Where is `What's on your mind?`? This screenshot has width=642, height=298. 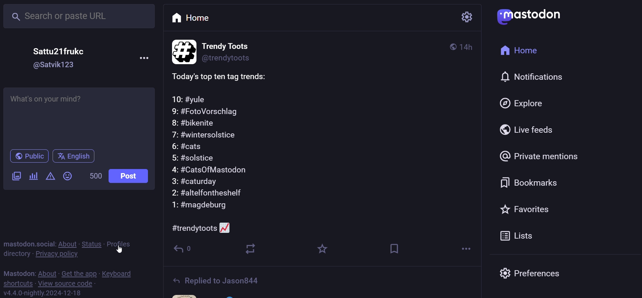 What's on your mind? is located at coordinates (79, 117).